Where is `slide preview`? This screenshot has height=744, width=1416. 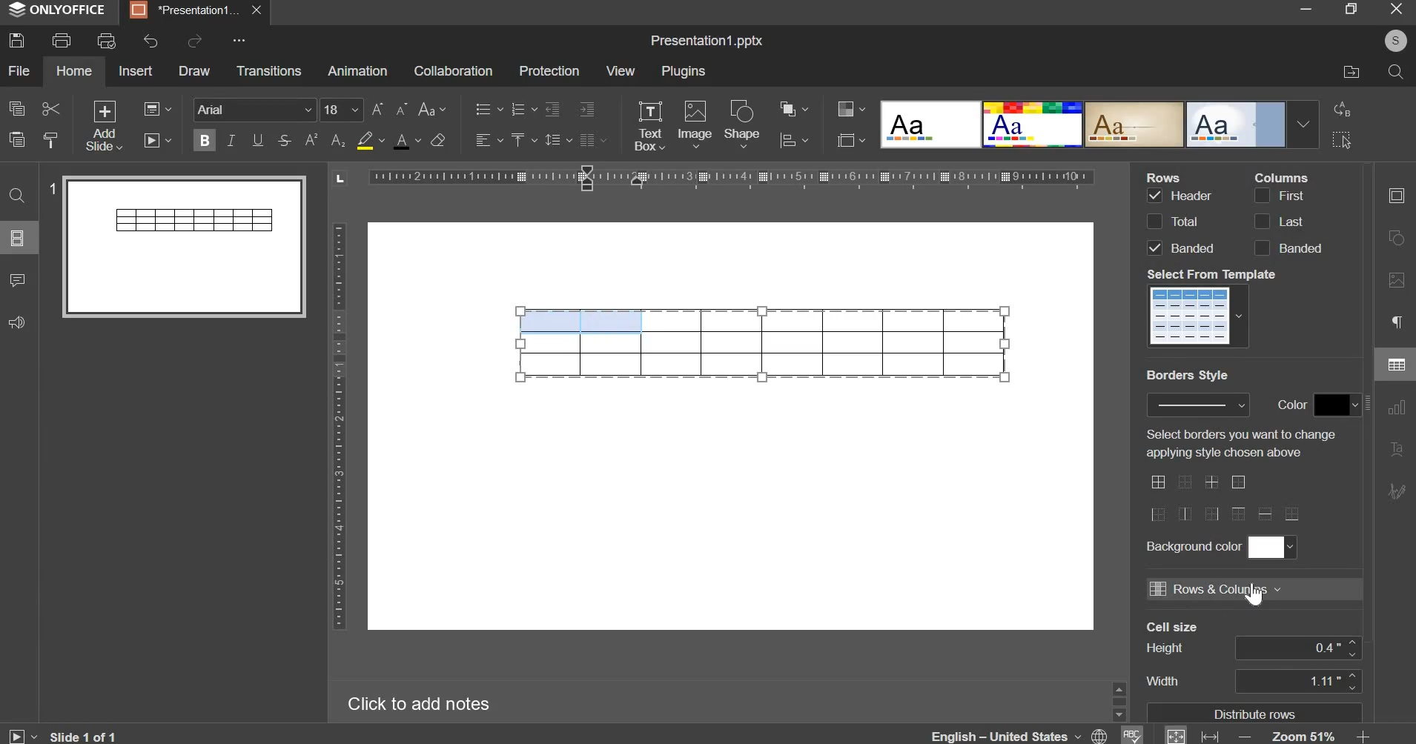 slide preview is located at coordinates (177, 245).